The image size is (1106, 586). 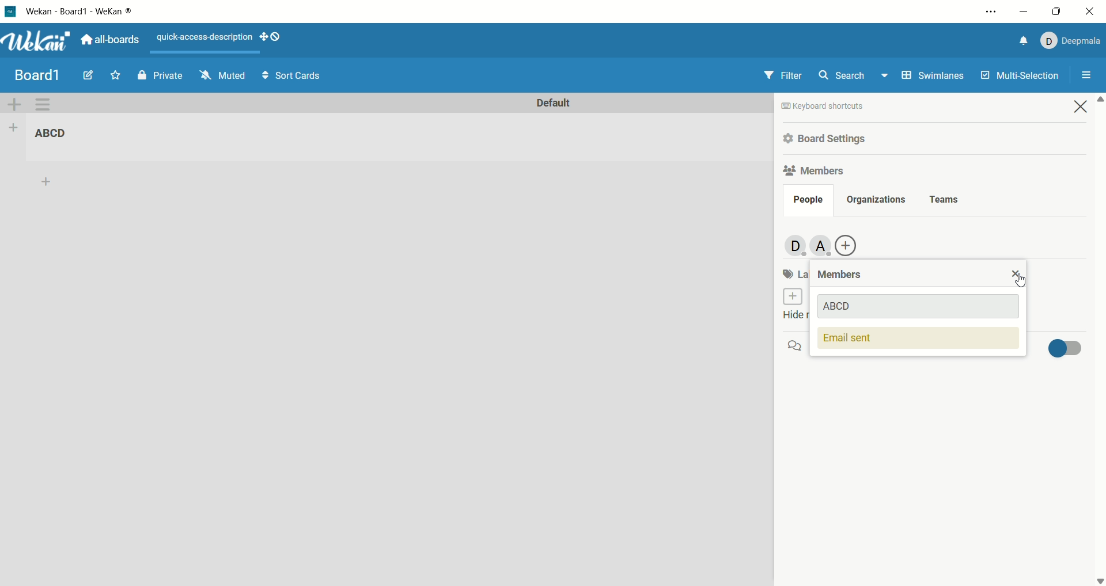 What do you see at coordinates (58, 135) in the screenshot?
I see `list title` at bounding box center [58, 135].